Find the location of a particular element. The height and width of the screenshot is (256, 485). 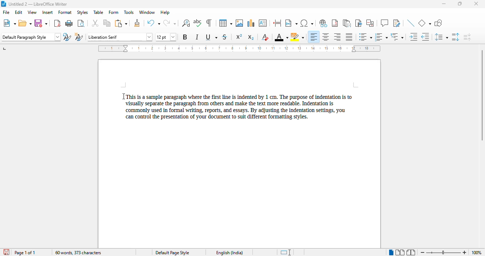

bold is located at coordinates (185, 37).